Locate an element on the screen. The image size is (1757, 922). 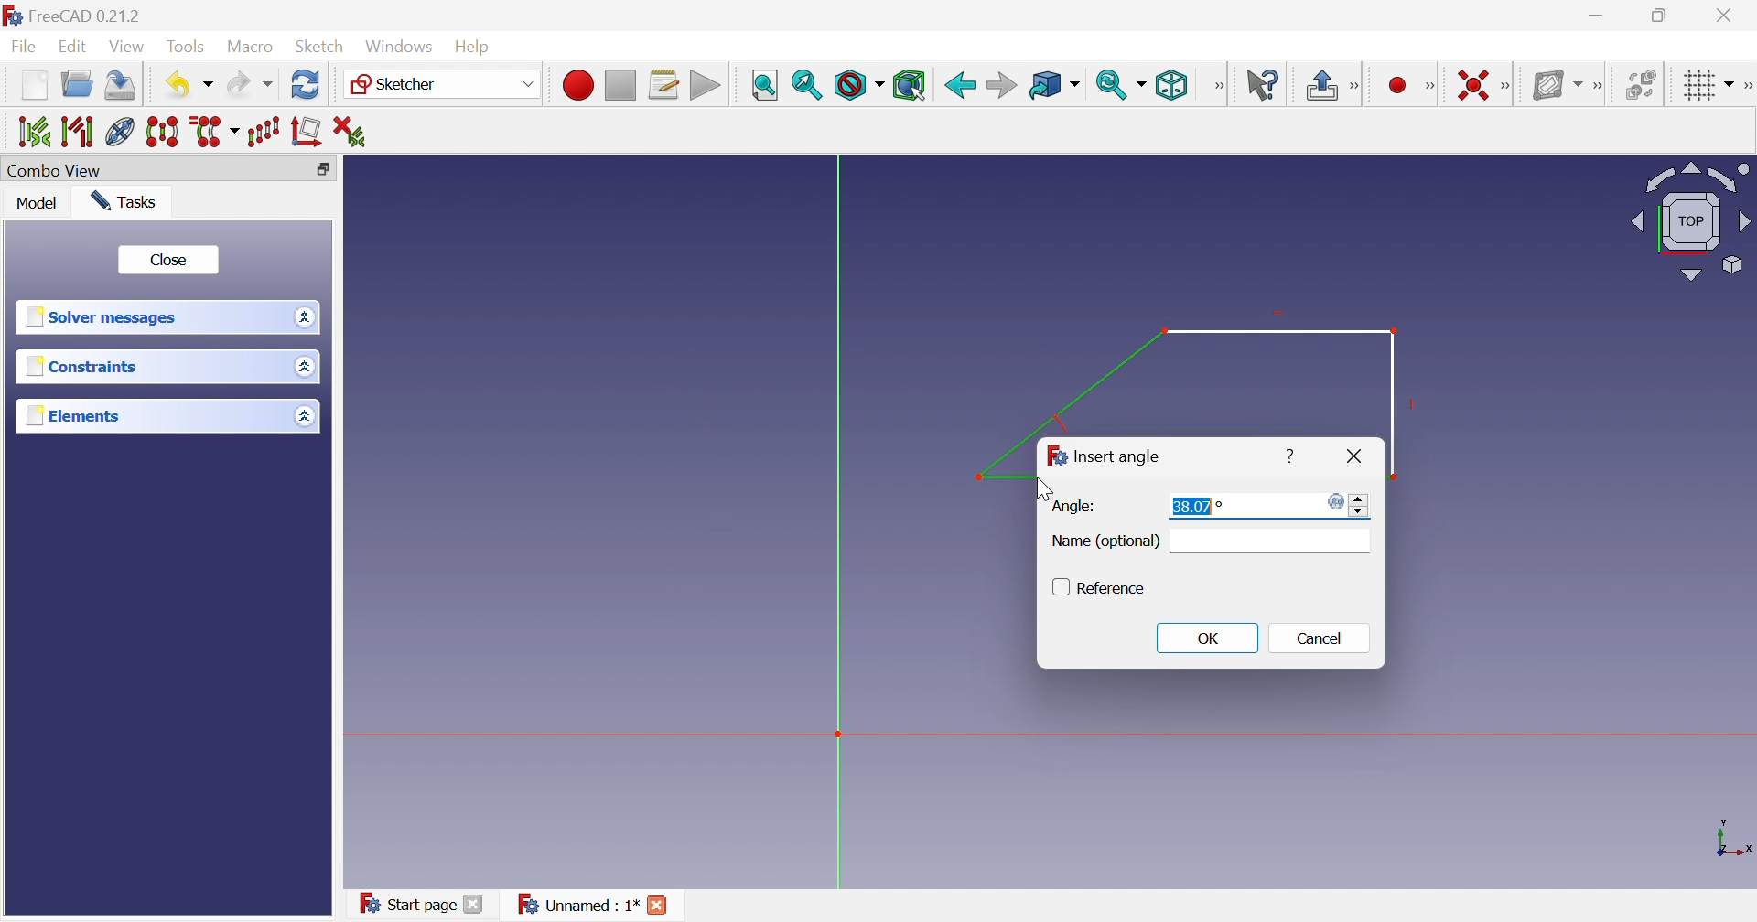
FreeCAD 0.21.2 is located at coordinates (78, 14).